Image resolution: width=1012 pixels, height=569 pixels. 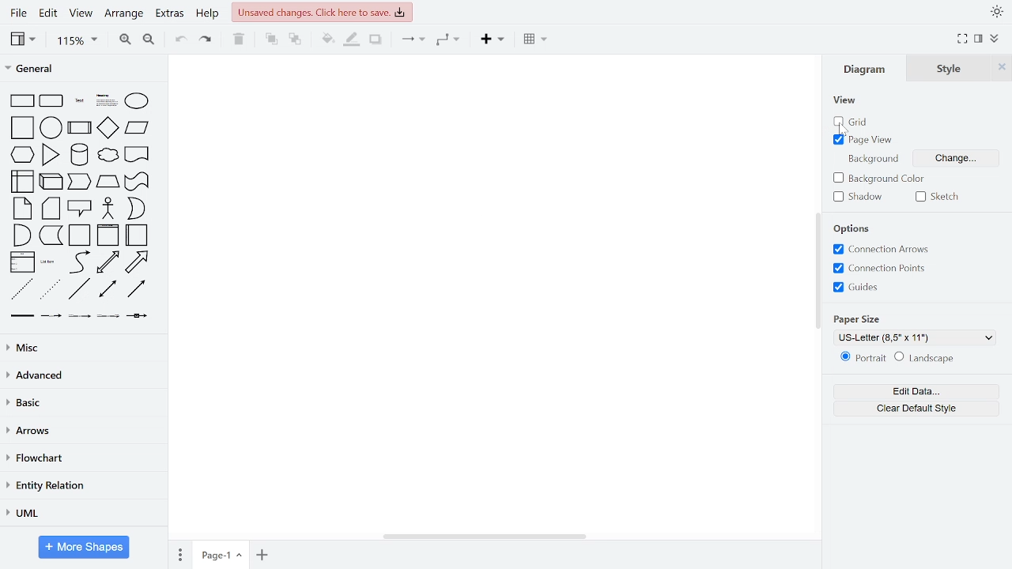 What do you see at coordinates (80, 155) in the screenshot?
I see `cylinder` at bounding box center [80, 155].